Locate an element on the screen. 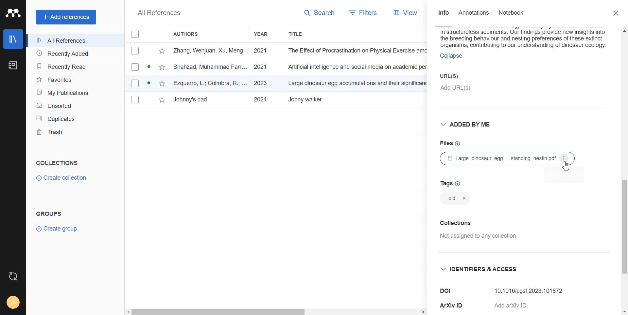  Scroll up is located at coordinates (623, 30).